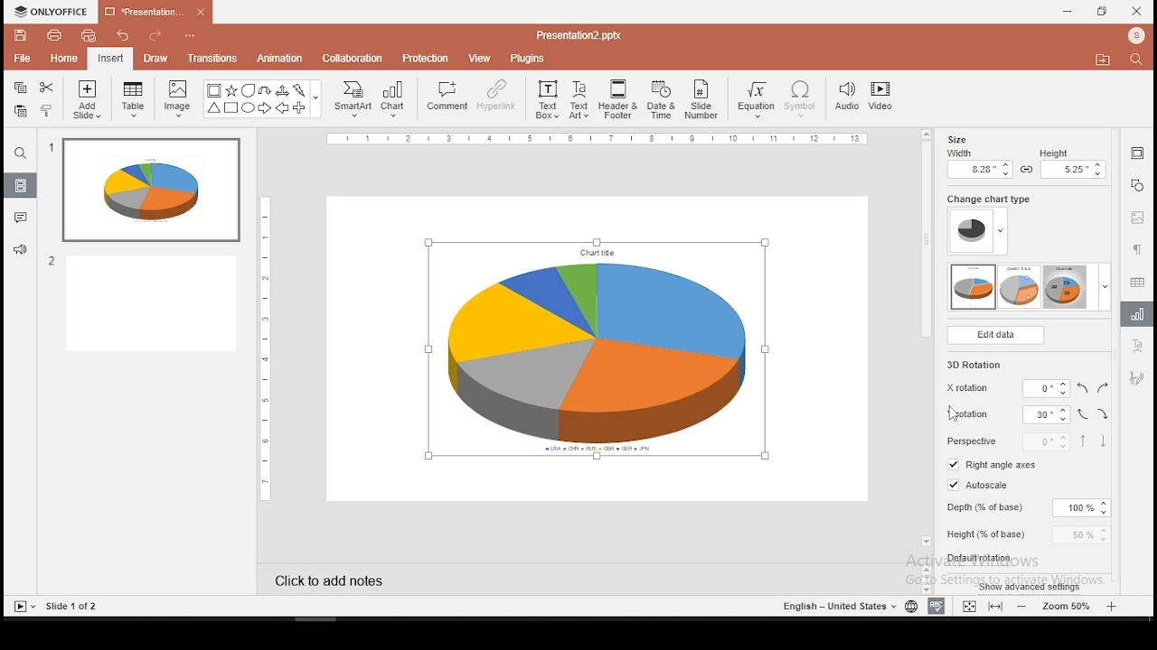 The height and width of the screenshot is (650, 1157). What do you see at coordinates (90, 35) in the screenshot?
I see `quick print` at bounding box center [90, 35].